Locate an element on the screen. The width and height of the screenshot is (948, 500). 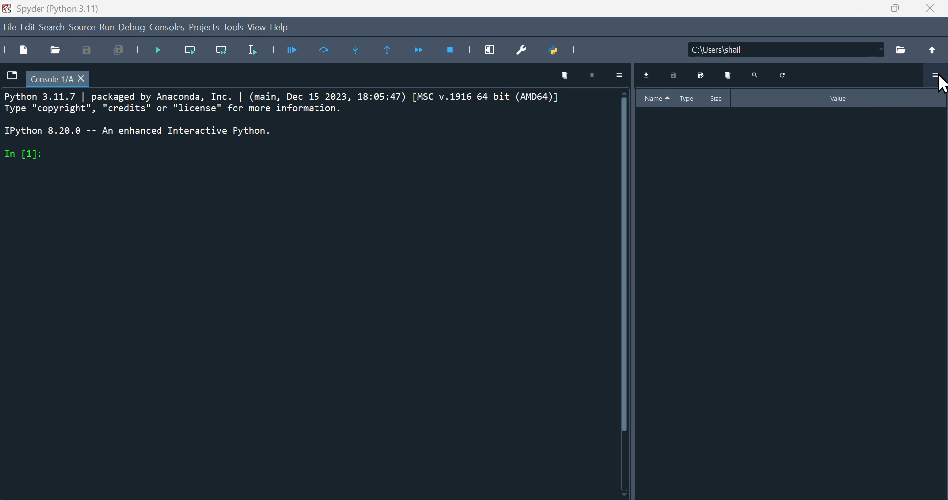
 is located at coordinates (8, 28).